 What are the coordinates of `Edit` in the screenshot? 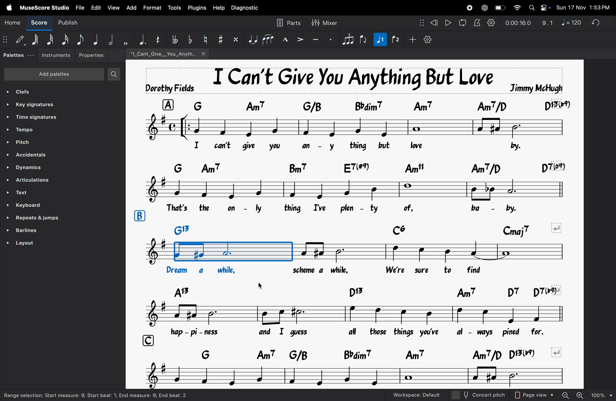 It's located at (96, 7).